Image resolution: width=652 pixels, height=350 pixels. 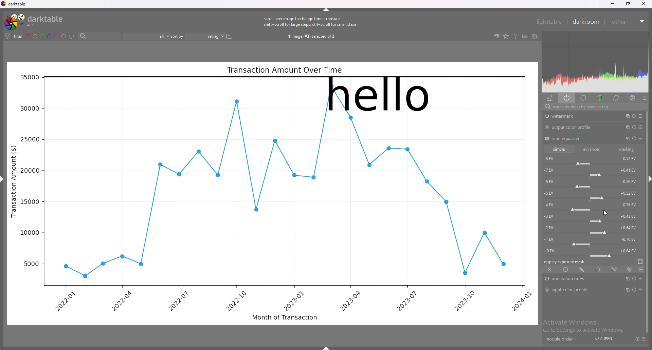 What do you see at coordinates (625, 149) in the screenshot?
I see `masking` at bounding box center [625, 149].